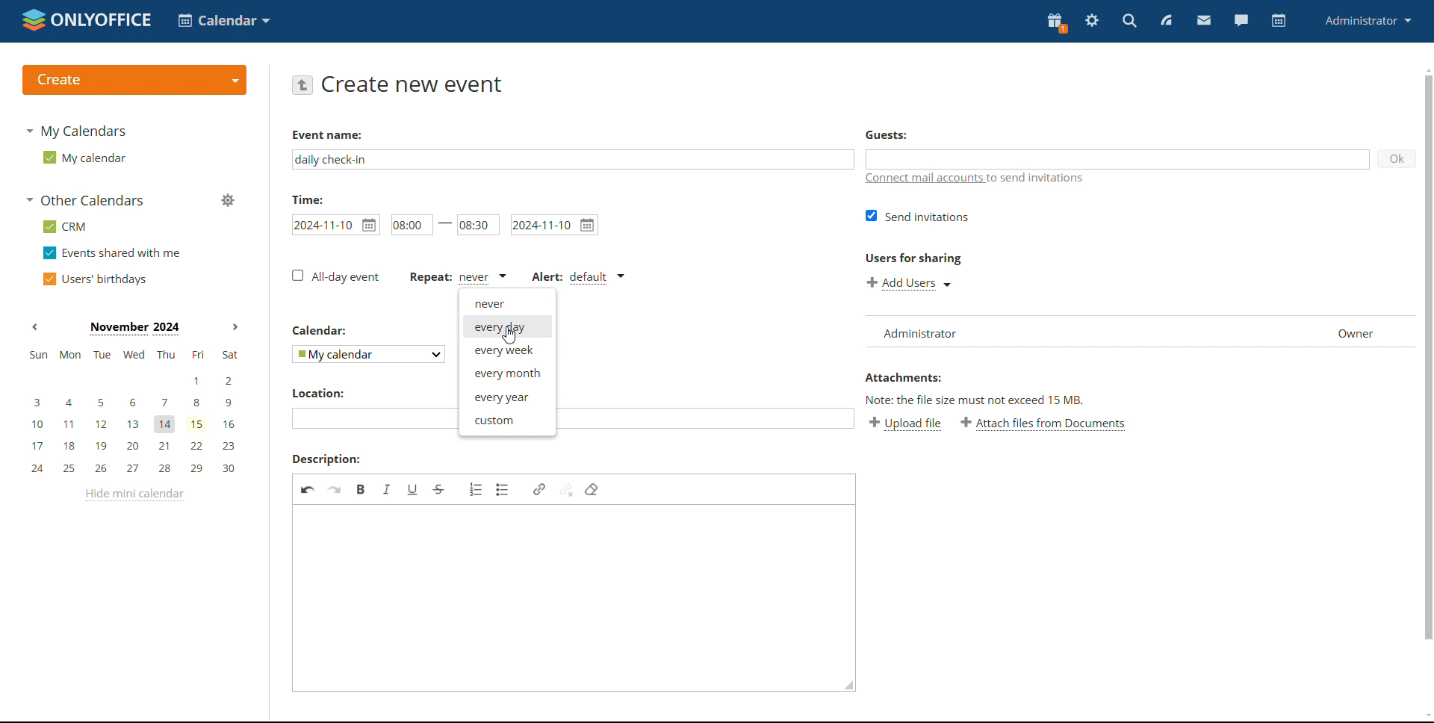 The width and height of the screenshot is (1434, 723). What do you see at coordinates (412, 84) in the screenshot?
I see `create new event` at bounding box center [412, 84].